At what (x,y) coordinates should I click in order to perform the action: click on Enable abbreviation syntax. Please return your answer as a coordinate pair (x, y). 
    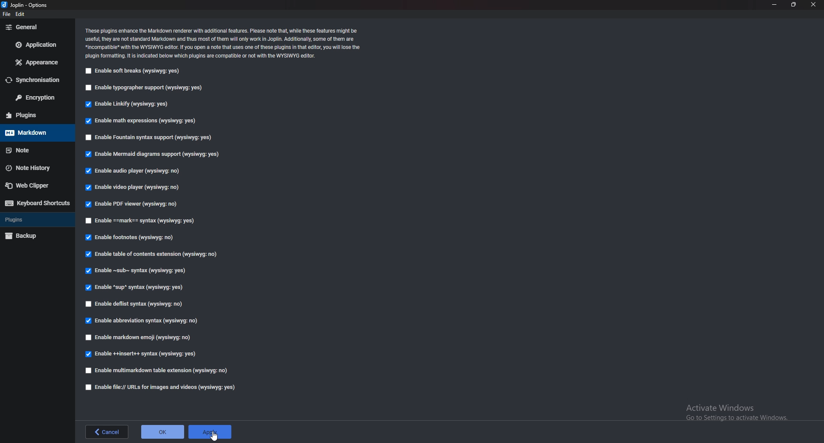
    Looking at the image, I should click on (147, 320).